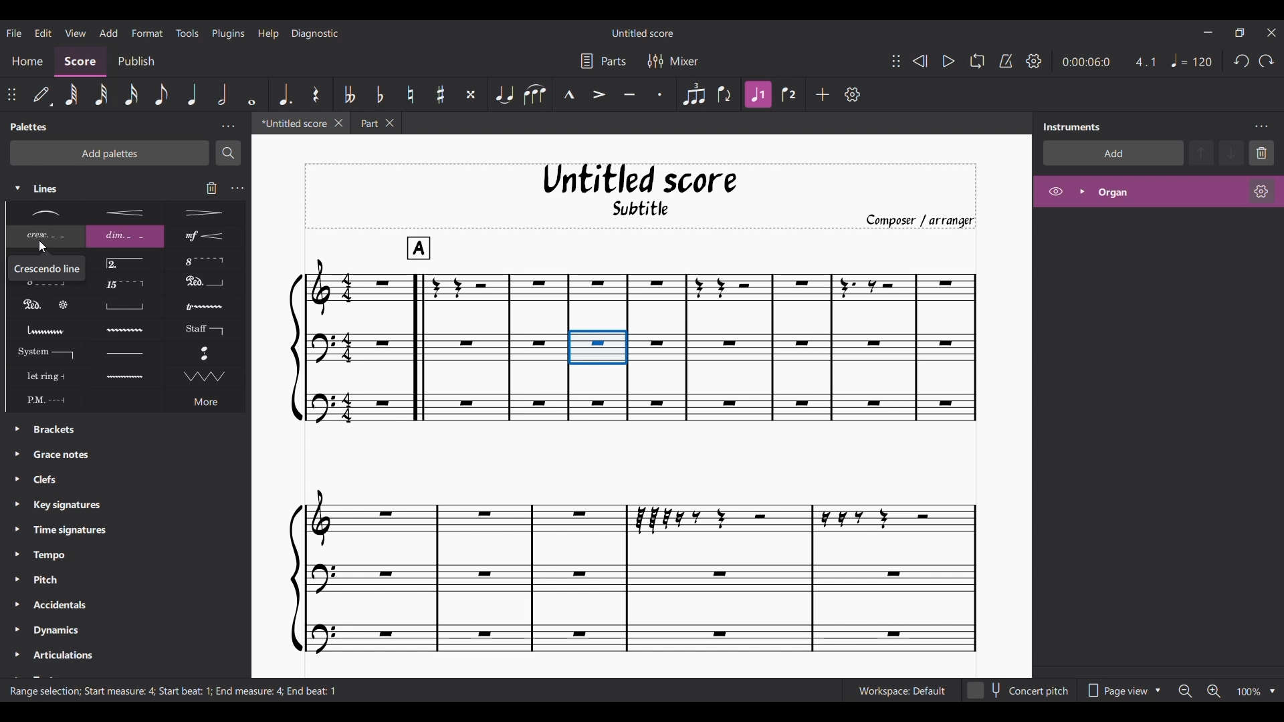 The height and width of the screenshot is (722, 1284). Describe the element at coordinates (920, 62) in the screenshot. I see `Rewind` at that location.